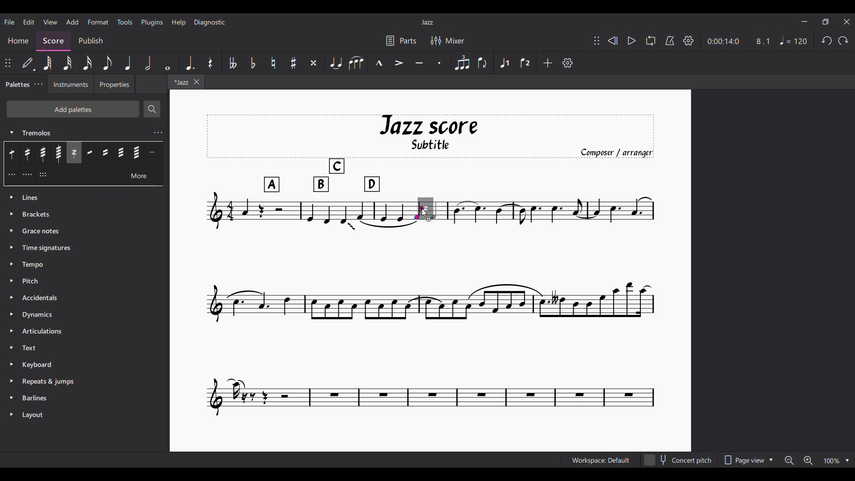  What do you see at coordinates (16, 84) in the screenshot?
I see `Palettes` at bounding box center [16, 84].